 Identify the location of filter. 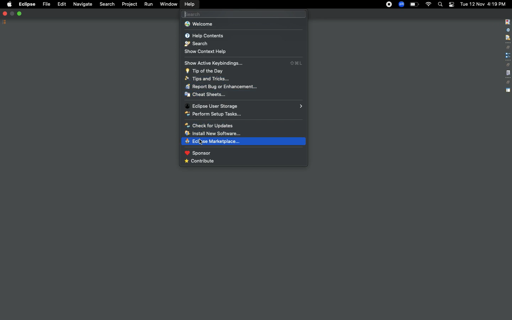
(507, 37).